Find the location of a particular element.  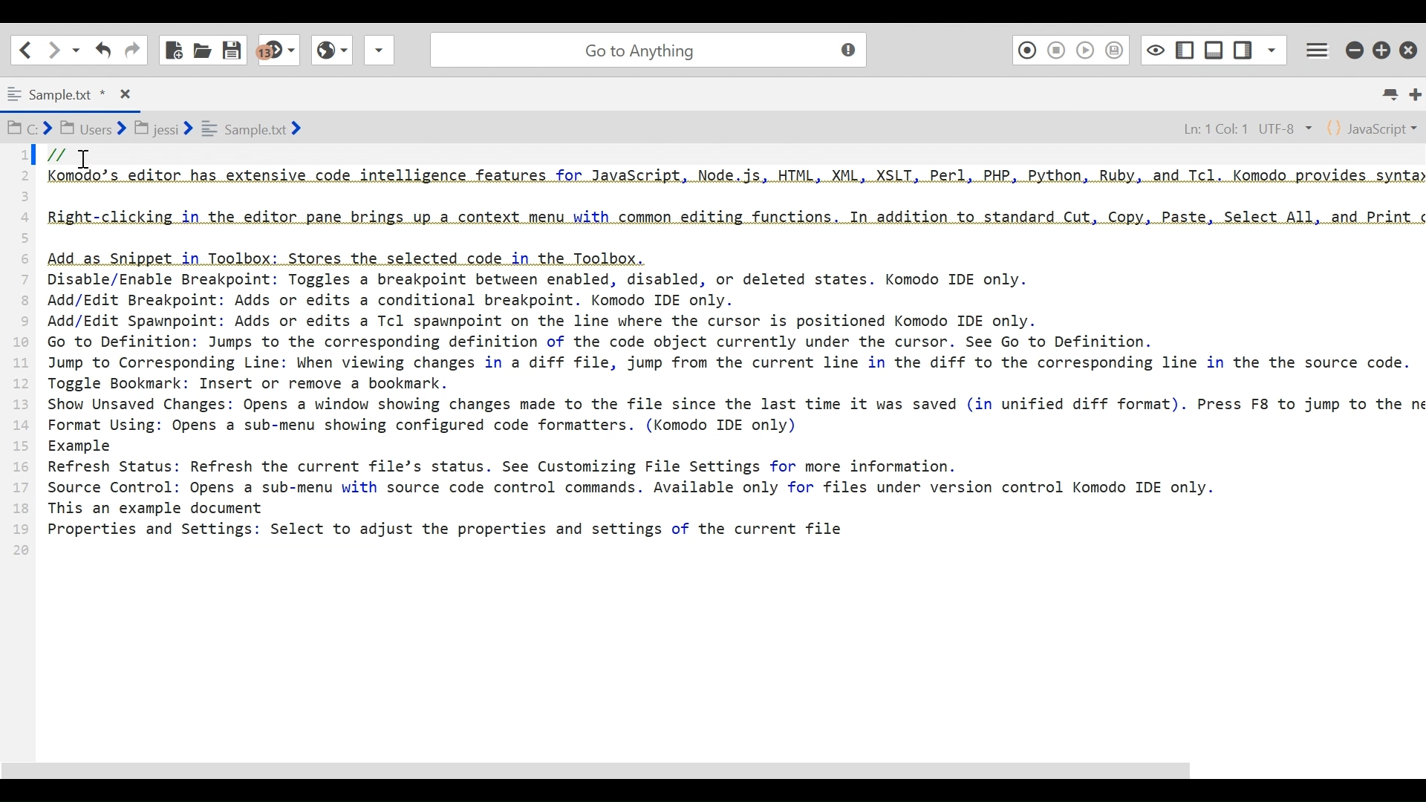

Close is located at coordinates (1410, 46).